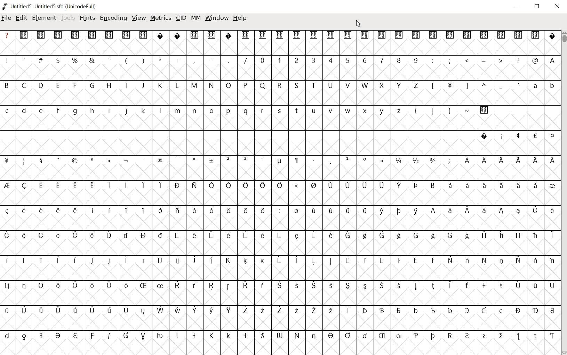 The width and height of the screenshot is (567, 355). I want to click on Symbol, so click(75, 186).